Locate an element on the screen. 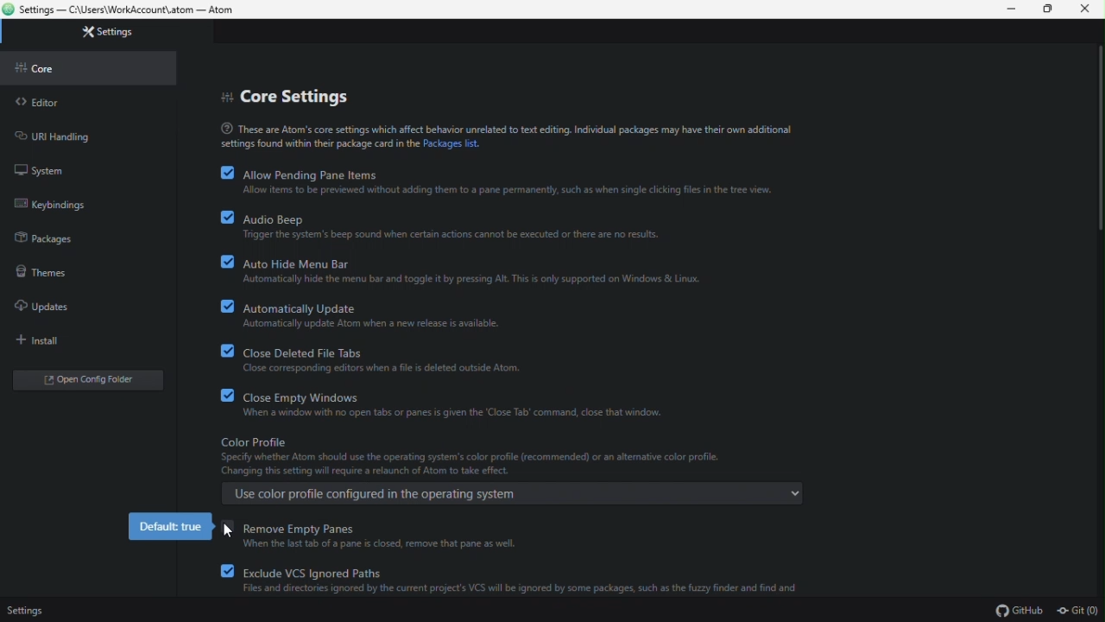 The image size is (1105, 622). editor is located at coordinates (40, 103).